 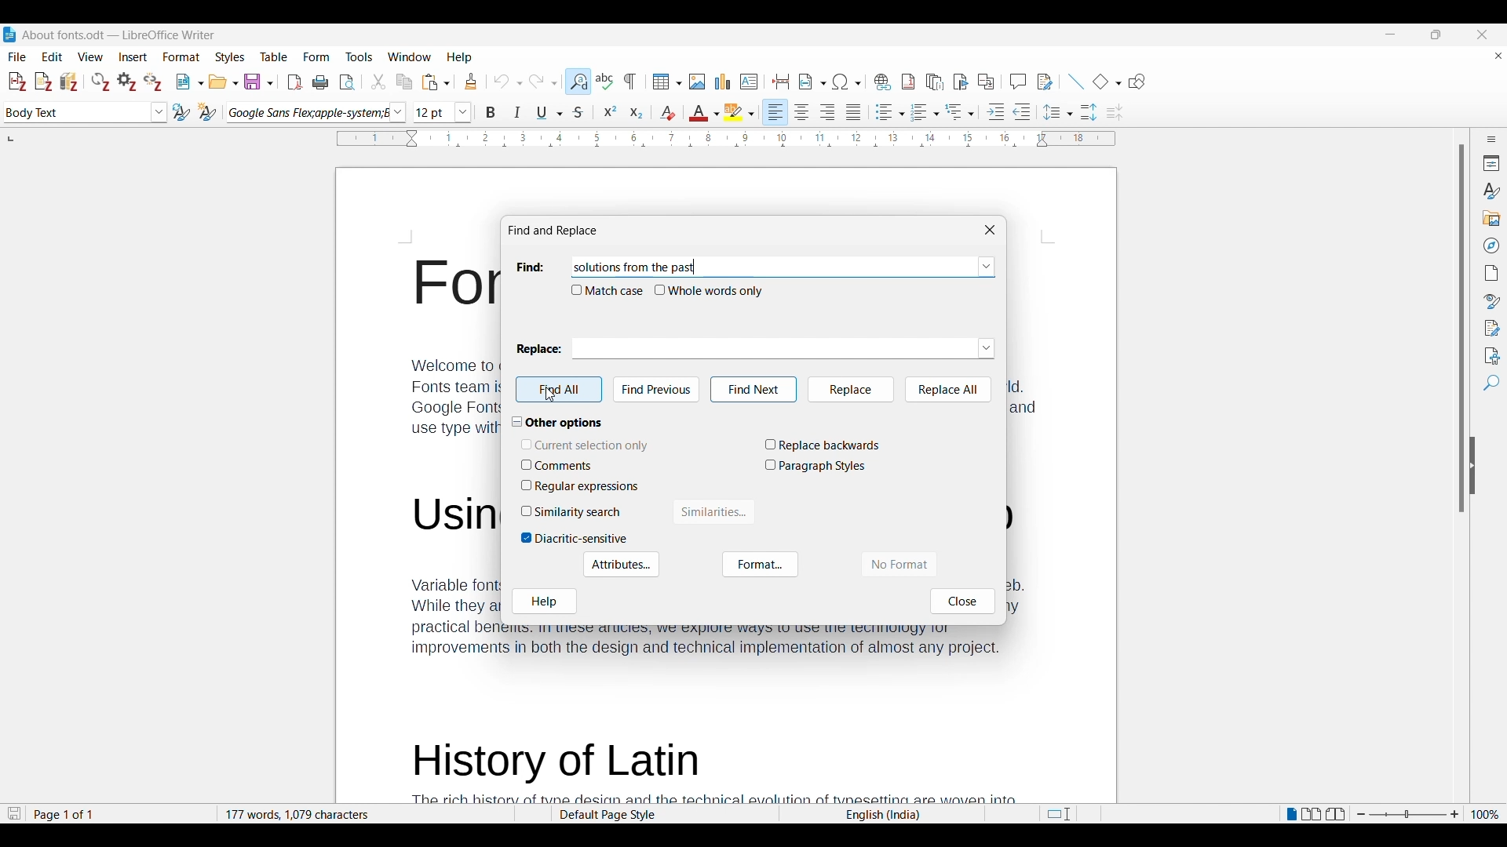 What do you see at coordinates (773, 348) in the screenshot?
I see `Enter text to be replaced` at bounding box center [773, 348].